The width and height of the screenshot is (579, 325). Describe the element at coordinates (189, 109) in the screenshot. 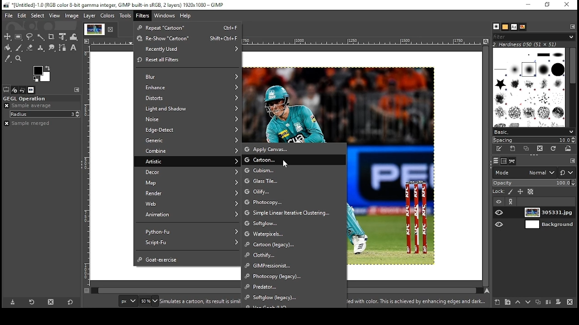

I see `light and shadow` at that location.